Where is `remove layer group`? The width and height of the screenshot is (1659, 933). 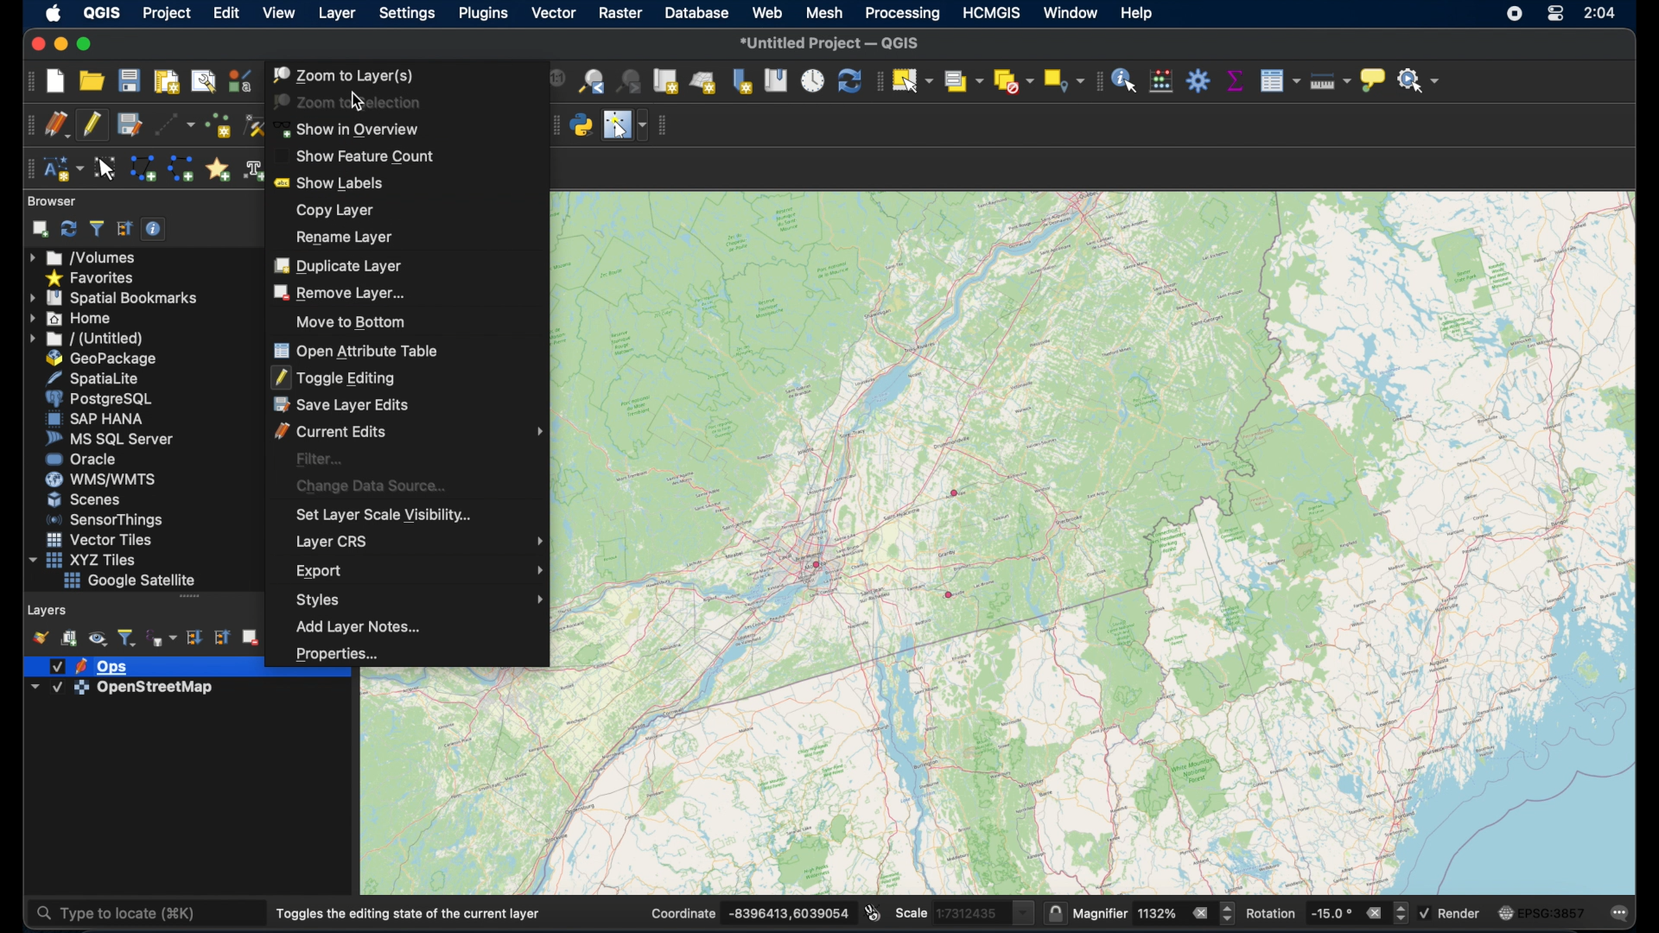
remove layer group is located at coordinates (250, 636).